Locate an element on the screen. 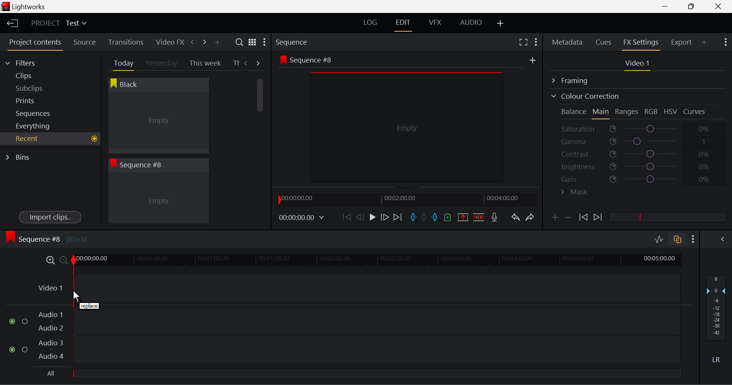 This screenshot has width=732, height=385. Show Audio Mix is located at coordinates (723, 238).